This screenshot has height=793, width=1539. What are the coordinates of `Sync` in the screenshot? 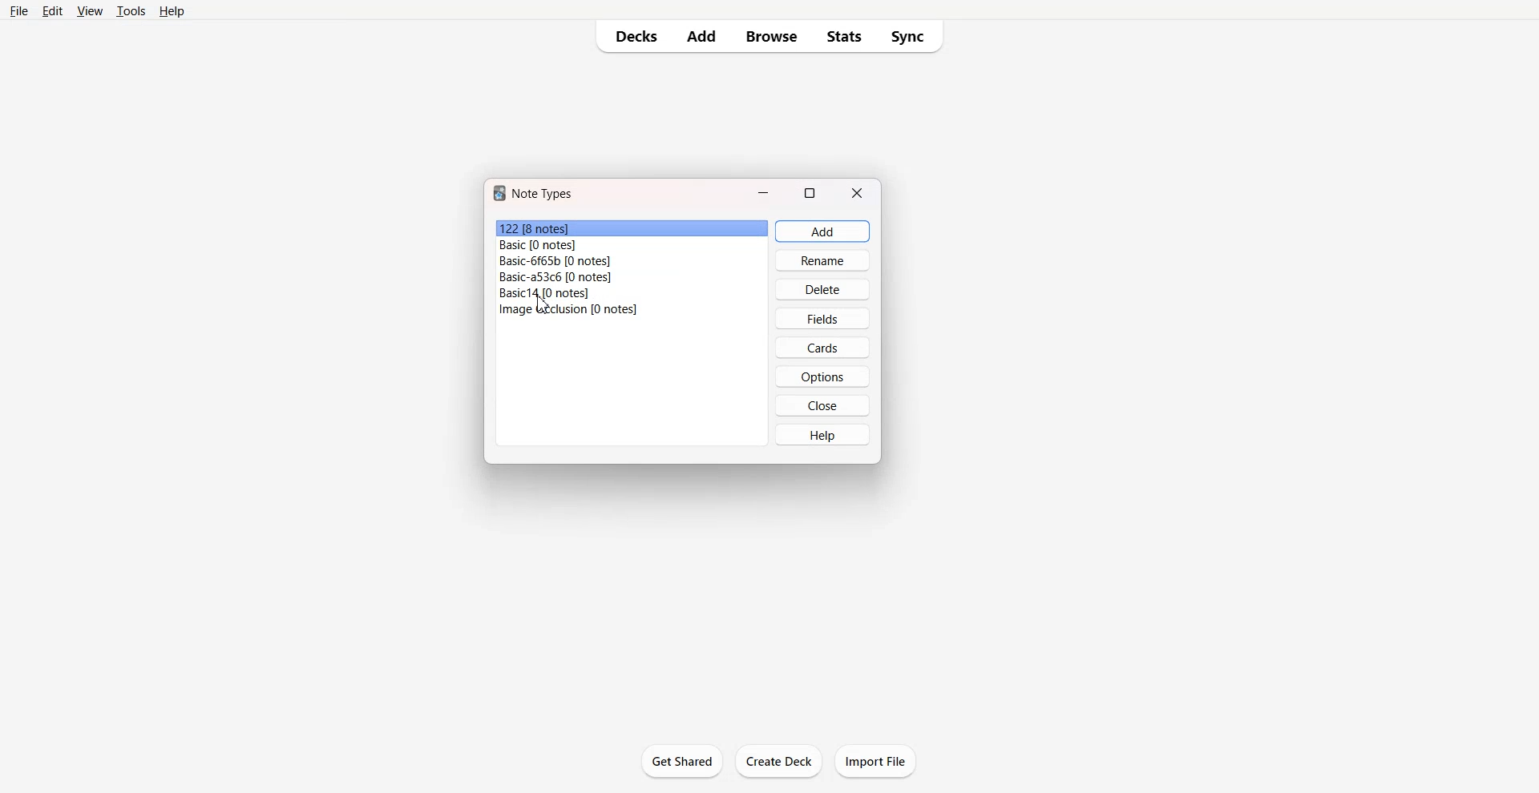 It's located at (911, 36).